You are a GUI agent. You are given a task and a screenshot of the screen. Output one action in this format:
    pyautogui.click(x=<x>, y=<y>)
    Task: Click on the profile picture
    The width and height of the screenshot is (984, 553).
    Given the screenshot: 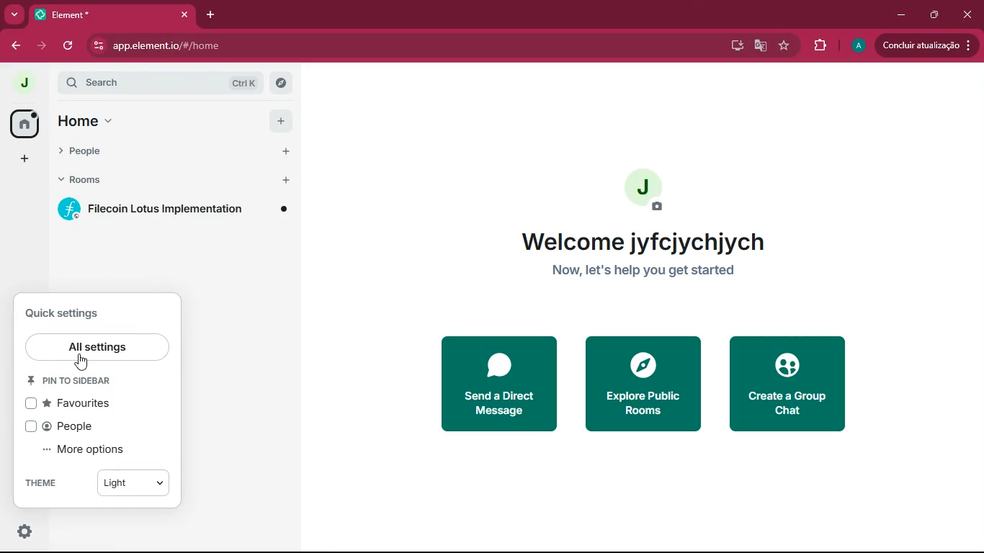 What is the action you would take?
    pyautogui.click(x=856, y=45)
    